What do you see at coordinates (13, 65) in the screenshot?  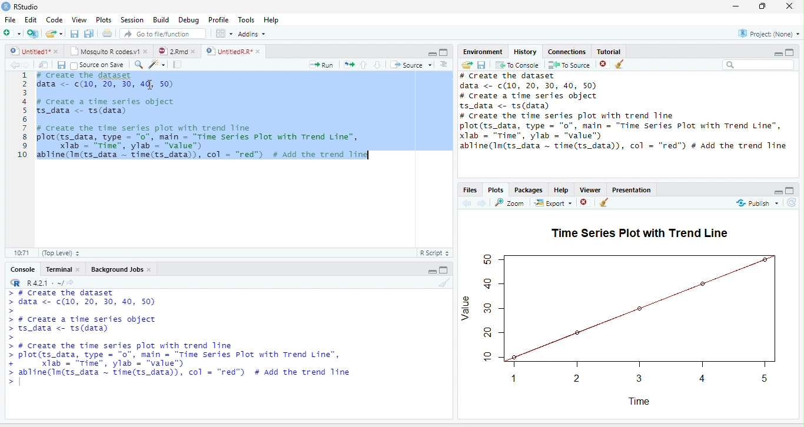 I see `Go back to previous source location` at bounding box center [13, 65].